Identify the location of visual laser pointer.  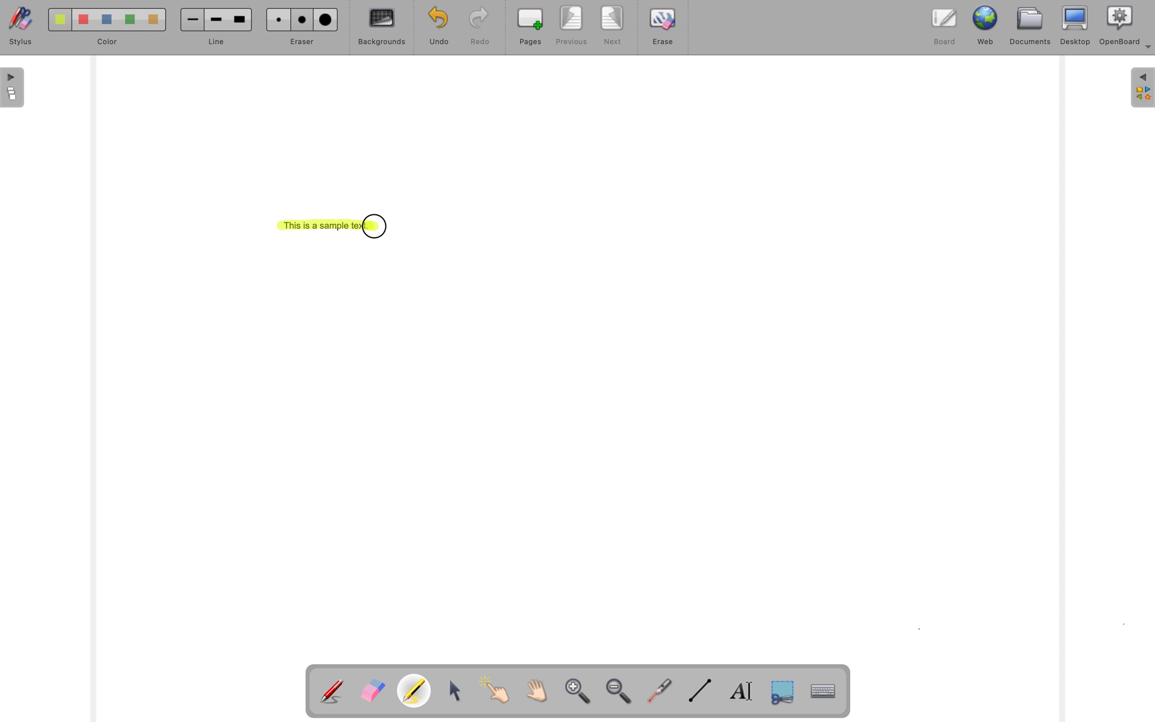
(661, 692).